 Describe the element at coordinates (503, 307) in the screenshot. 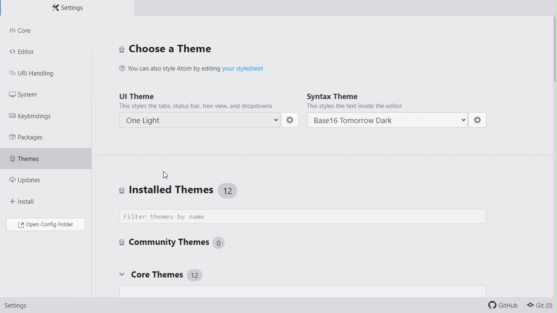

I see `github` at that location.